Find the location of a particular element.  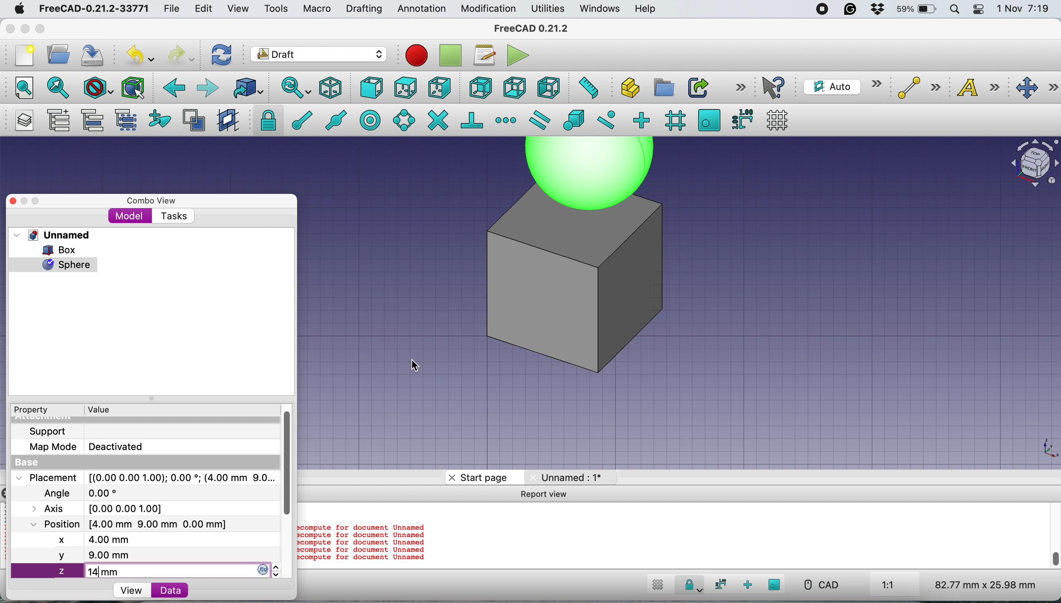

snap angel is located at coordinates (401, 120).